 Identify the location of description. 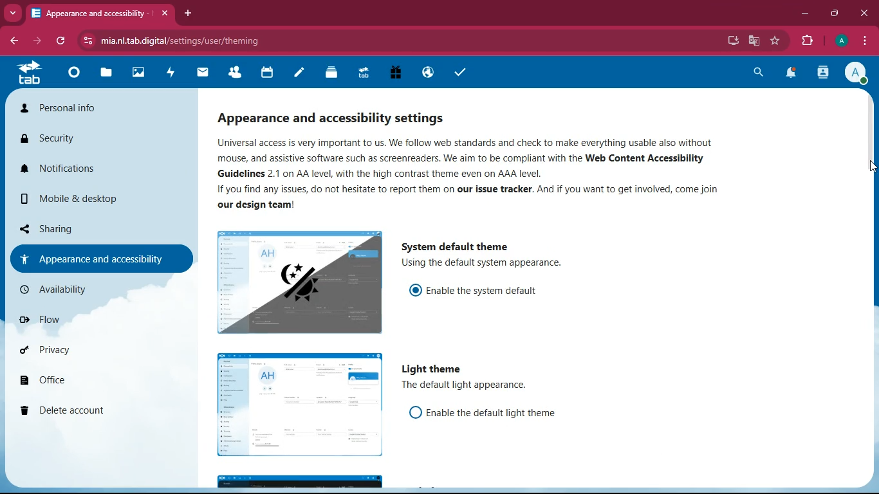
(485, 263).